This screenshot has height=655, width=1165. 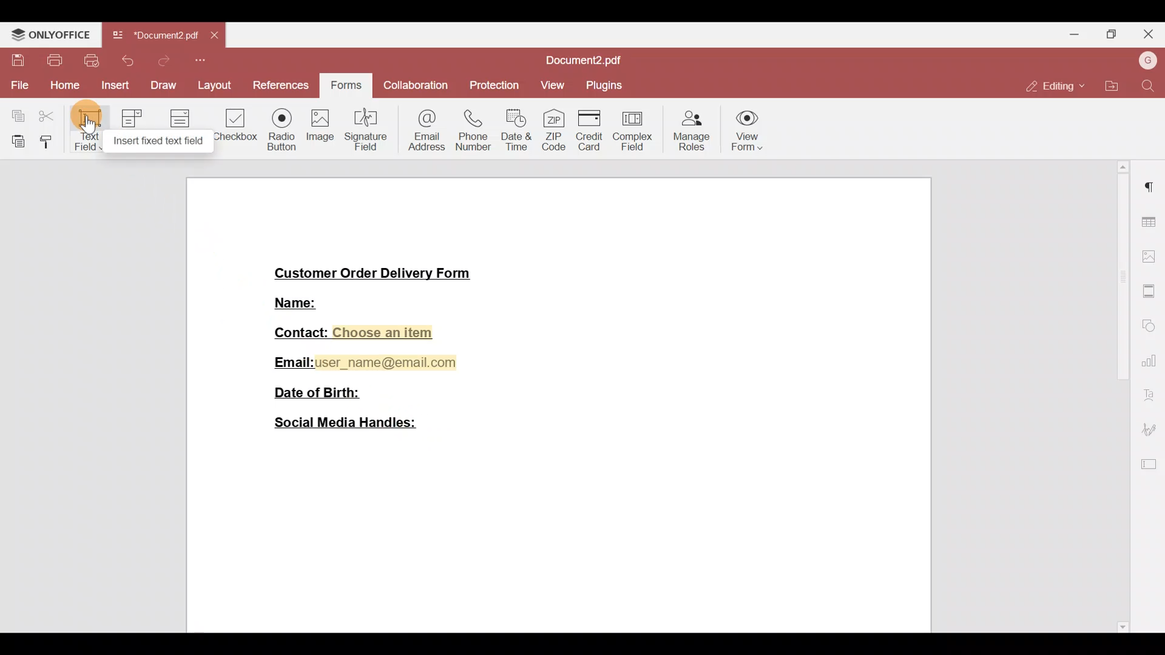 I want to click on Forms, so click(x=348, y=82).